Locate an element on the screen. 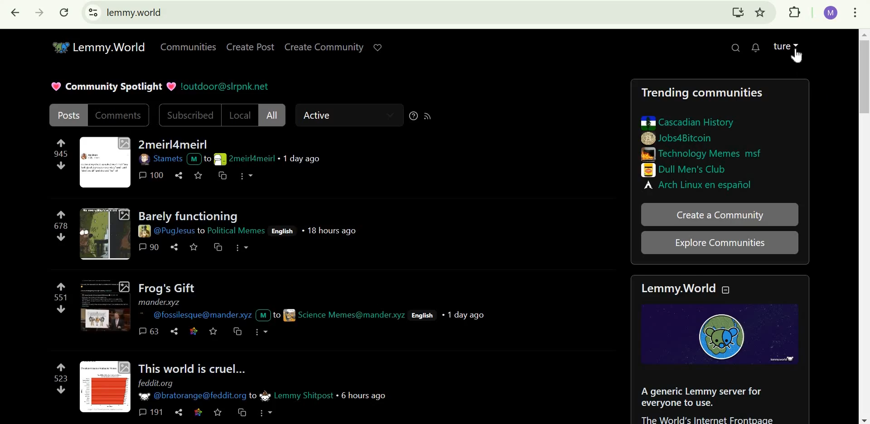 The image size is (870, 424). reload this page is located at coordinates (64, 12).